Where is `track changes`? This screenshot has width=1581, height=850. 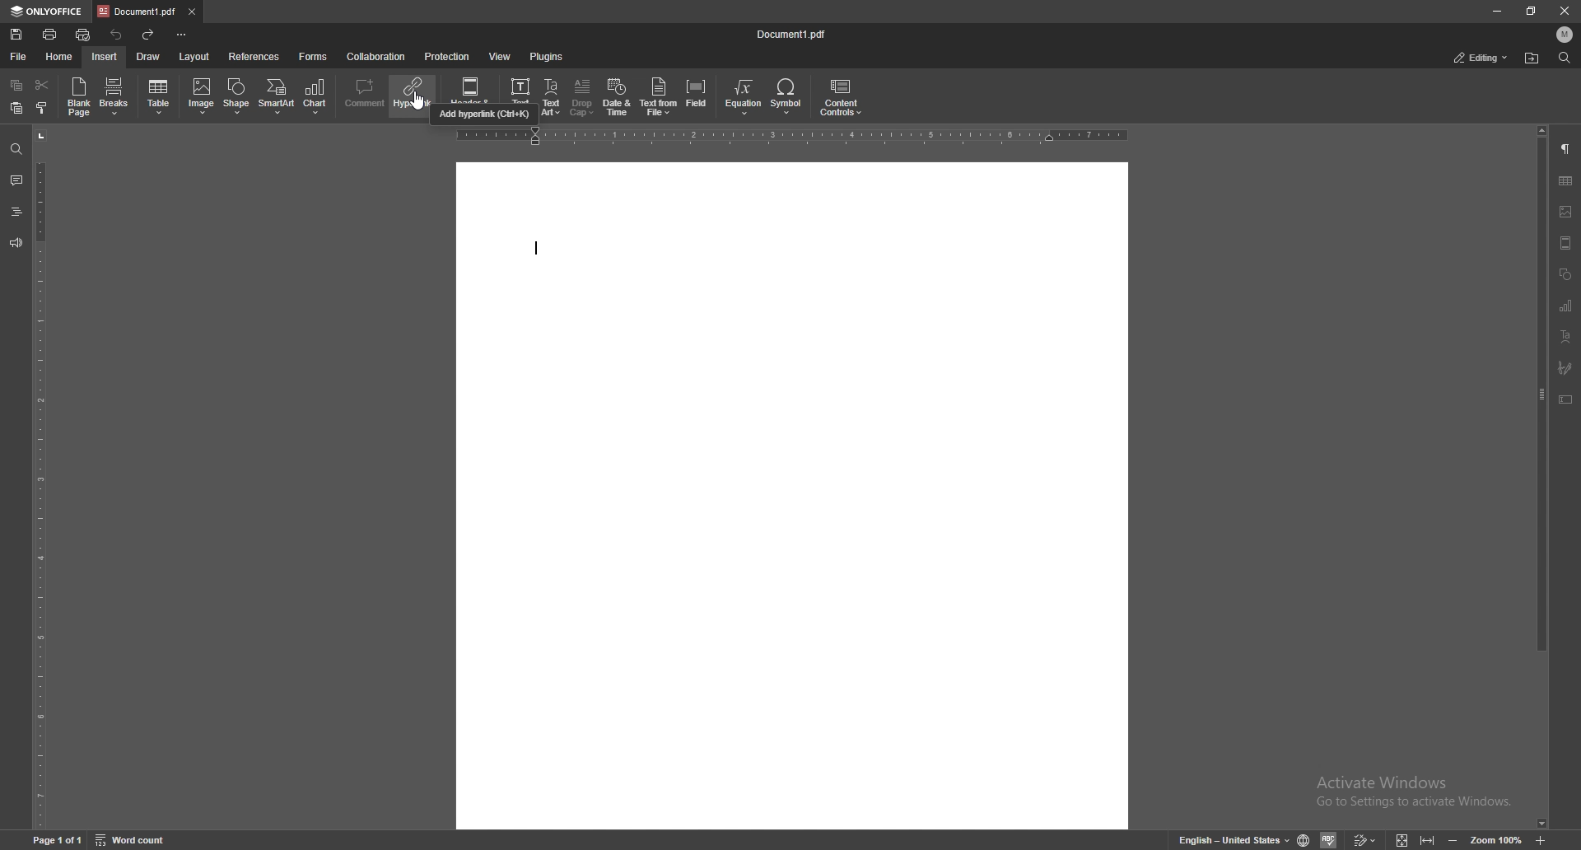 track changes is located at coordinates (1366, 839).